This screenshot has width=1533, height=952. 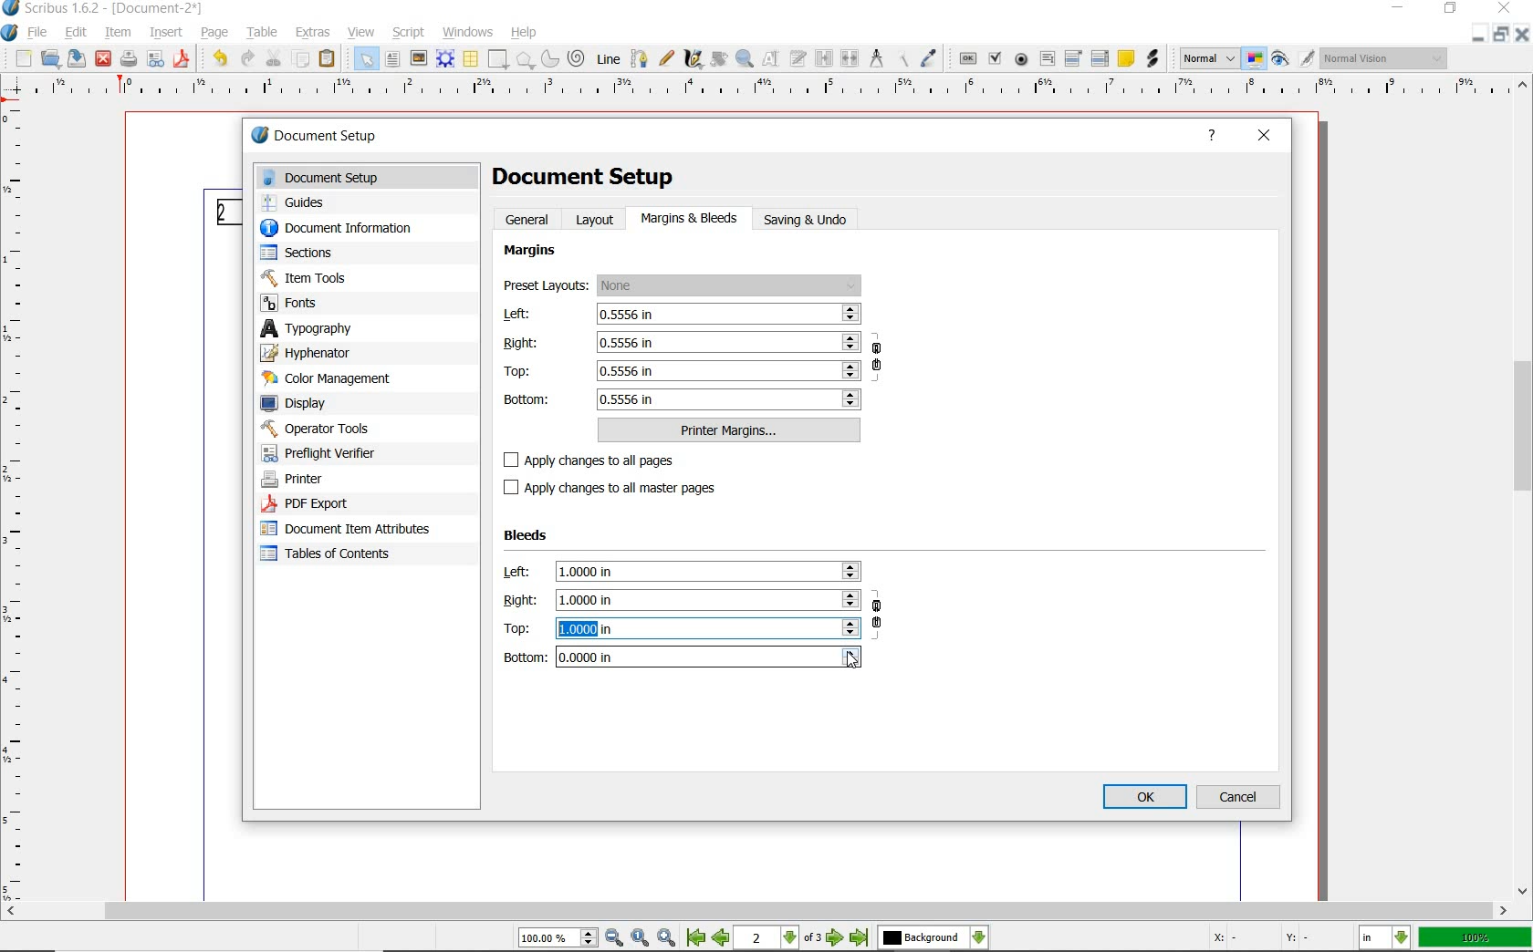 I want to click on fonts, so click(x=300, y=304).